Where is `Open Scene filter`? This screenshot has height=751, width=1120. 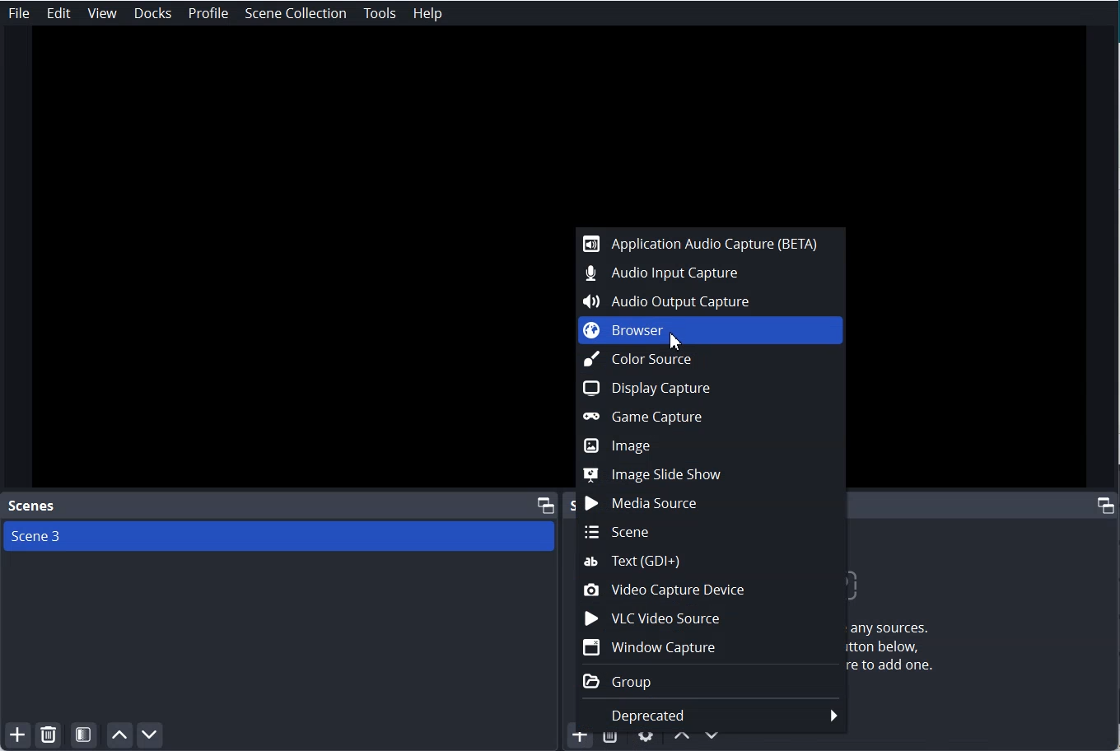 Open Scene filter is located at coordinates (84, 735).